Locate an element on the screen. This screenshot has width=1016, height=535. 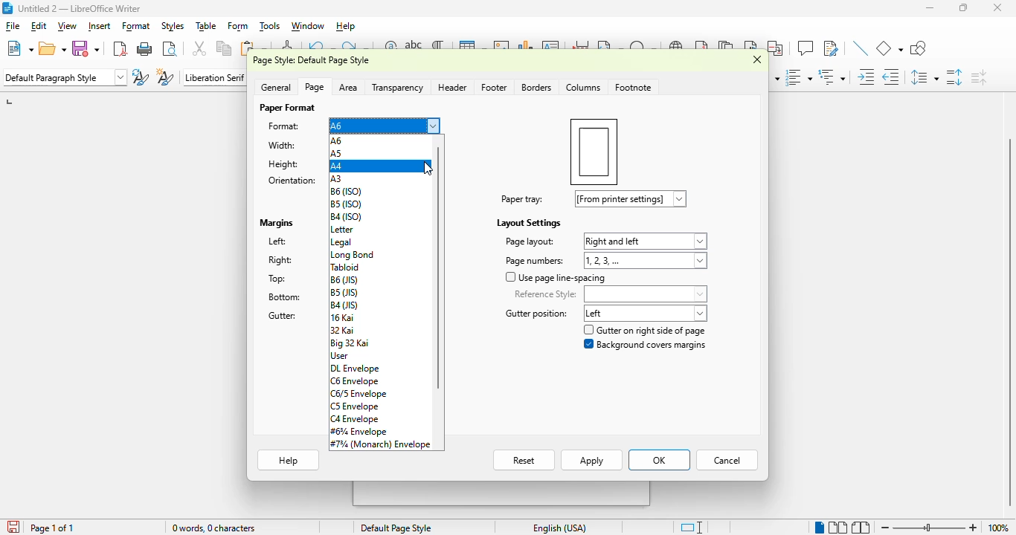
paper format is located at coordinates (287, 108).